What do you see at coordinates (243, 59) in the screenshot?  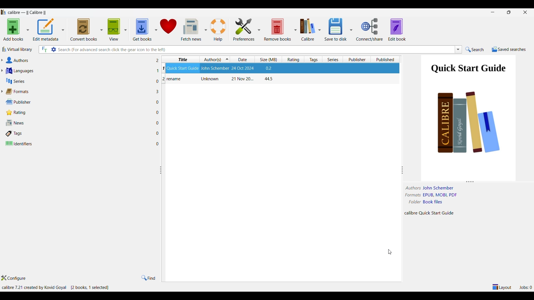 I see `Date column` at bounding box center [243, 59].